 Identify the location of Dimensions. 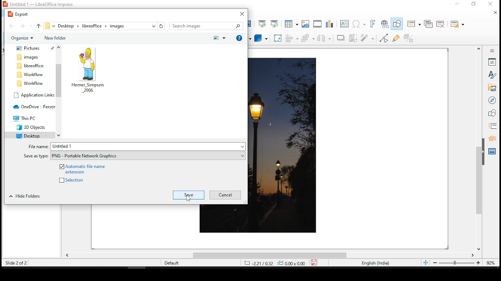
(283, 263).